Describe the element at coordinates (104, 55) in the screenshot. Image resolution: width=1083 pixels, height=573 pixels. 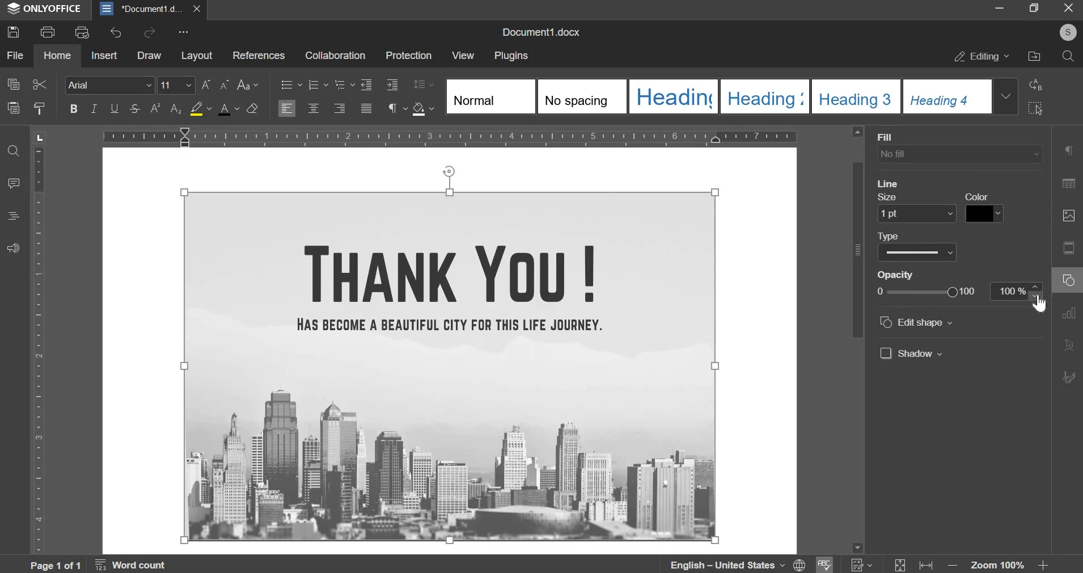
I see `insert` at that location.